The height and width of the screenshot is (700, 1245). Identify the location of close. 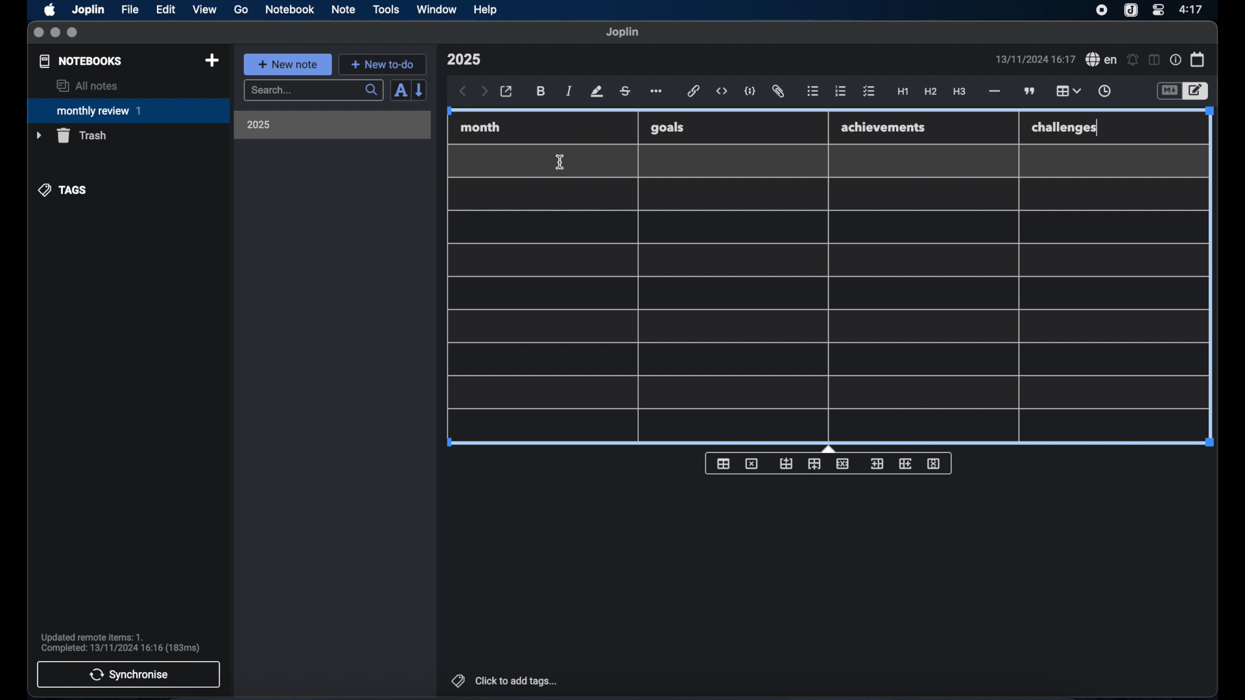
(38, 33).